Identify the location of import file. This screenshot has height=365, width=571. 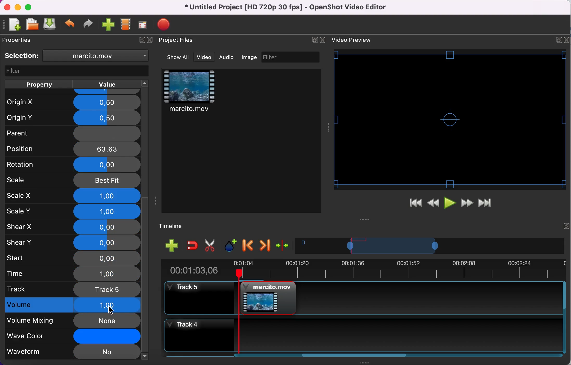
(109, 25).